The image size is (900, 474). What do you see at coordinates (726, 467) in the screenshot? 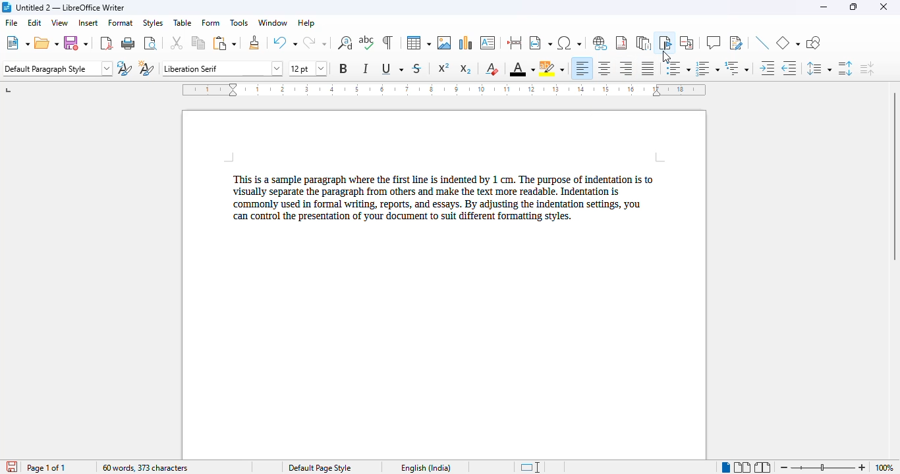
I see `single-page view` at bounding box center [726, 467].